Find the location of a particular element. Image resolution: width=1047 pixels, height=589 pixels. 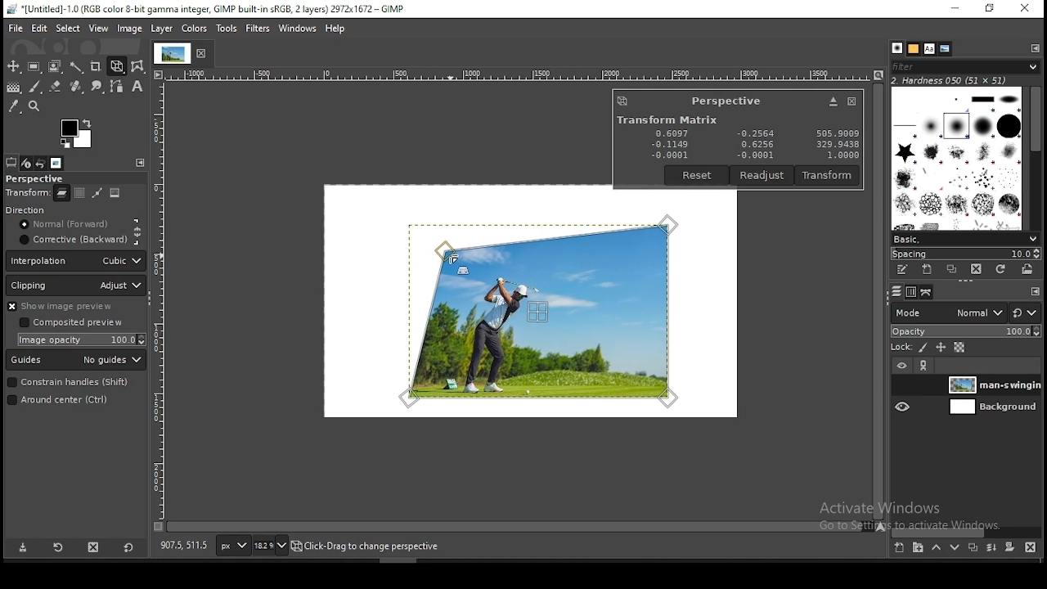

mouse pointer is located at coordinates (451, 259).